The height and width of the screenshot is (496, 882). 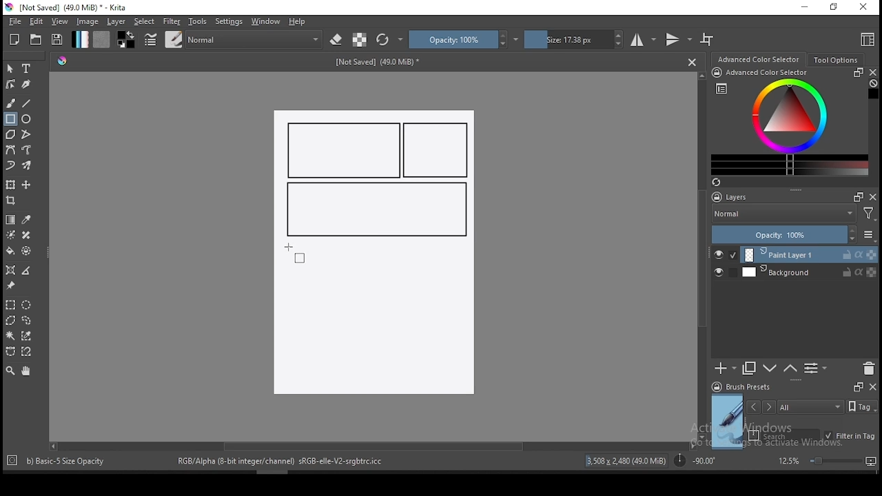 I want to click on reference images tool, so click(x=10, y=286).